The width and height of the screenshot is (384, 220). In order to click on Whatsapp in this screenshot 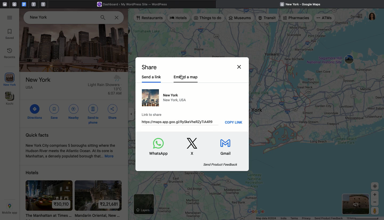, I will do `click(159, 147)`.